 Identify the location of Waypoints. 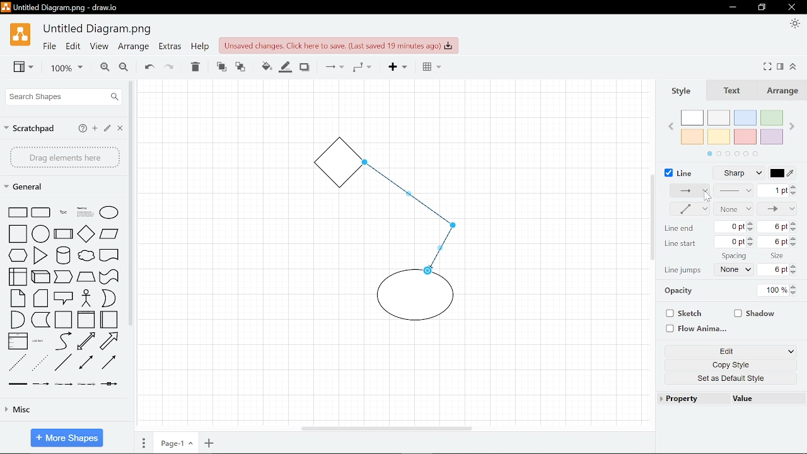
(362, 68).